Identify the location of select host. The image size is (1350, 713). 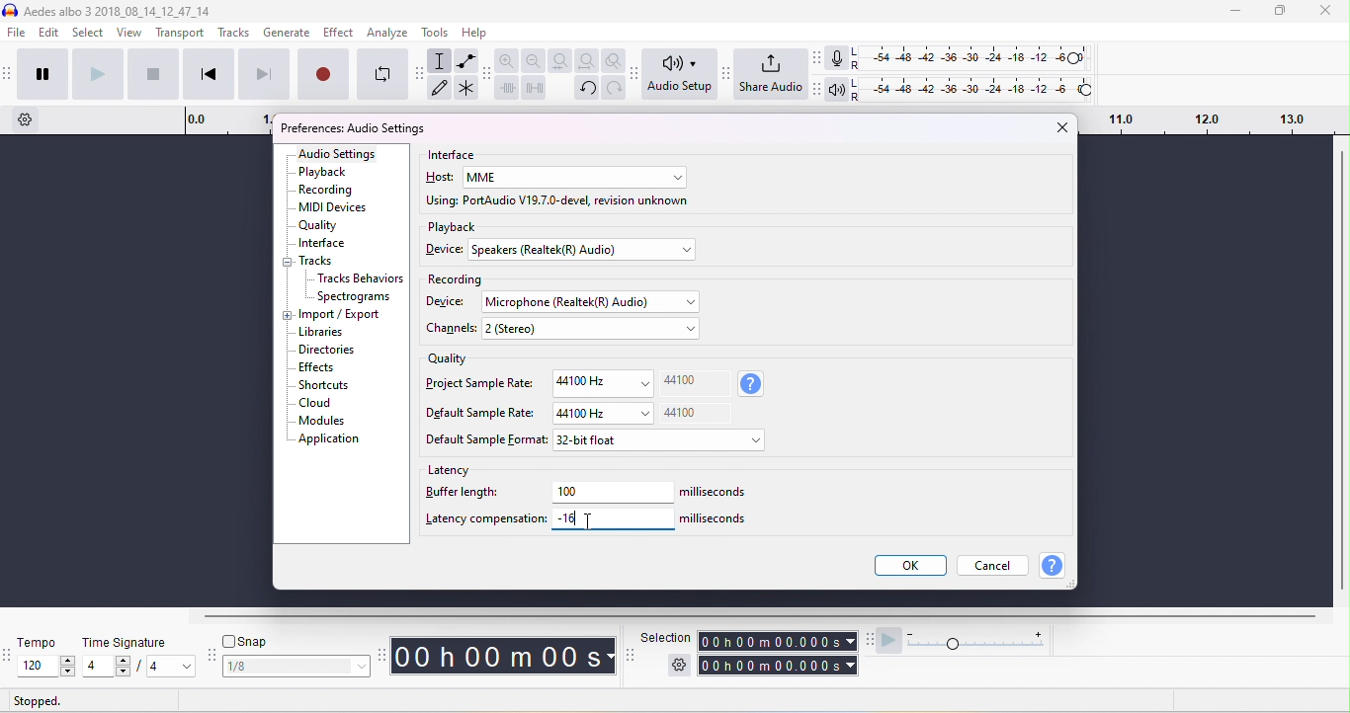
(574, 178).